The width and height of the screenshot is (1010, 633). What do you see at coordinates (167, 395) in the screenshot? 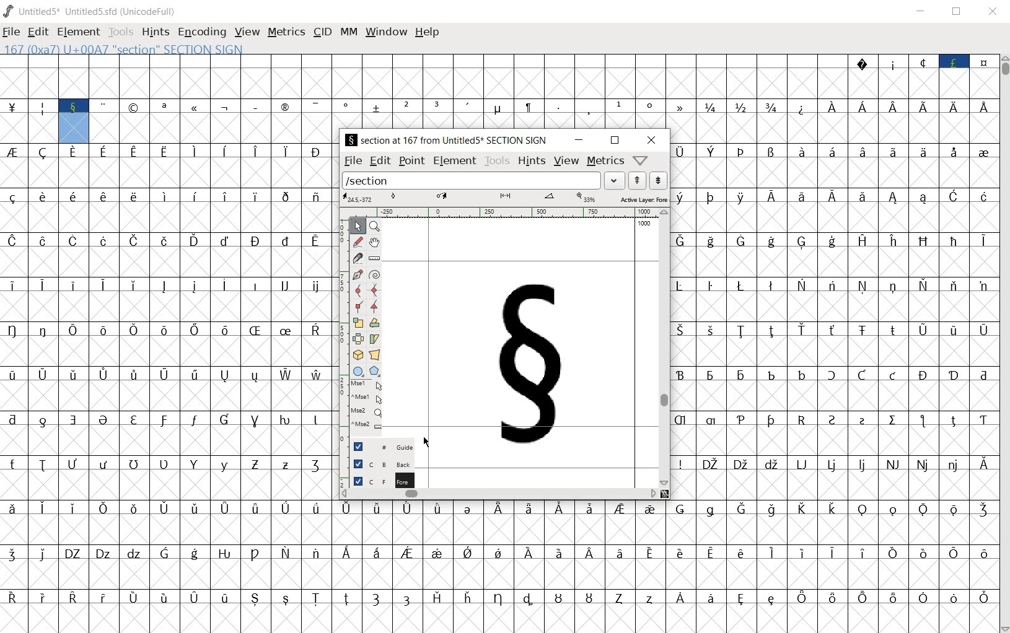
I see `empty cells` at bounding box center [167, 395].